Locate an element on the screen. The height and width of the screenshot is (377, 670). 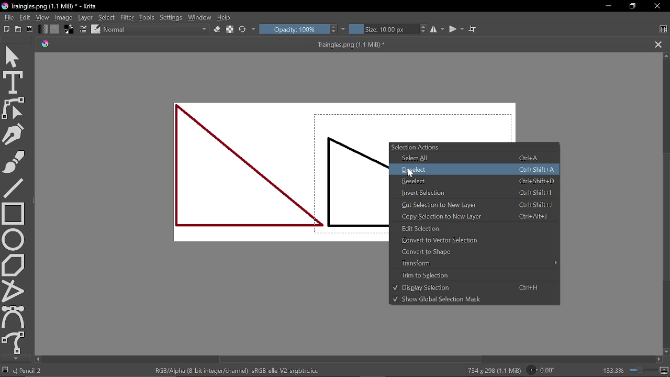
Filter is located at coordinates (128, 17).